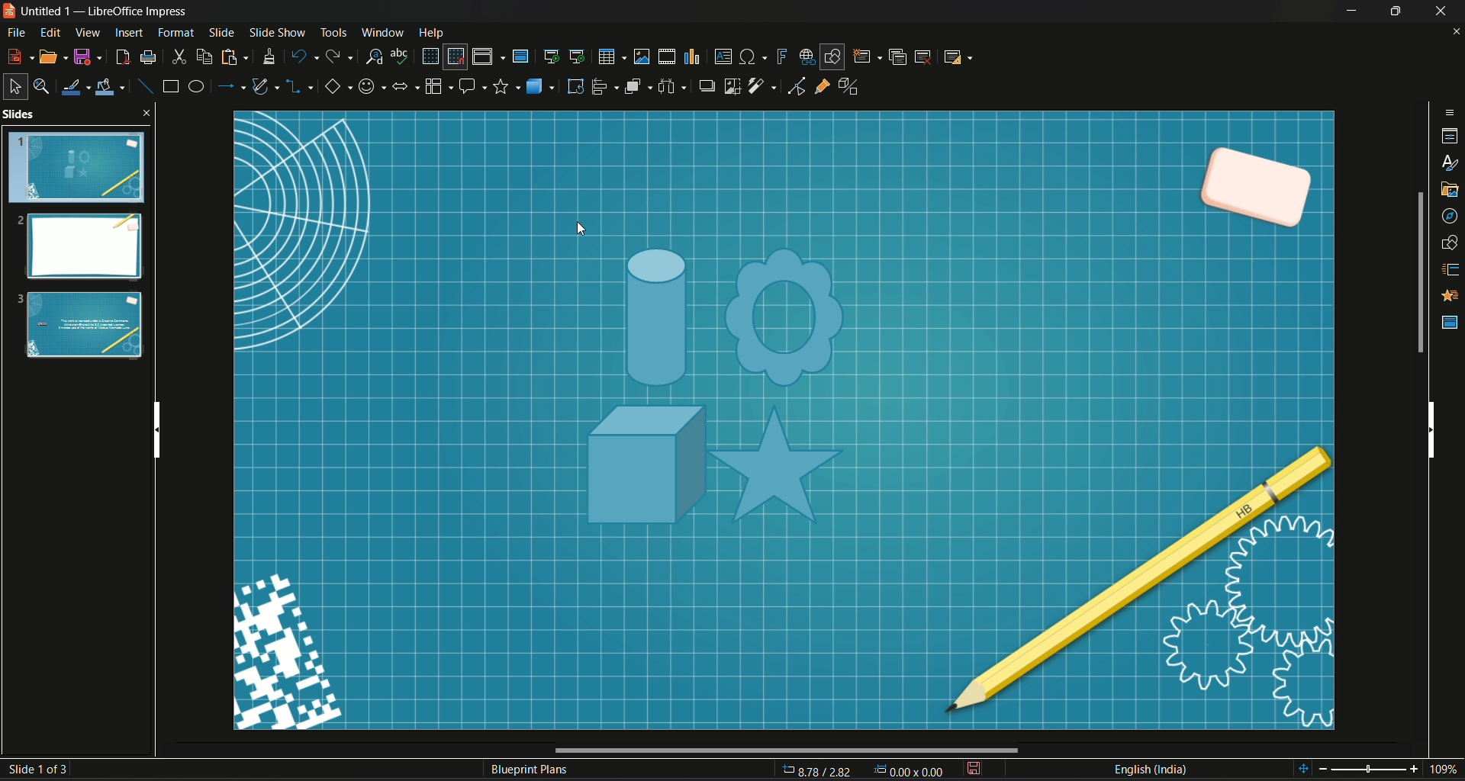 Image resolution: width=1465 pixels, height=781 pixels. Describe the element at coordinates (704, 85) in the screenshot. I see `shadow` at that location.